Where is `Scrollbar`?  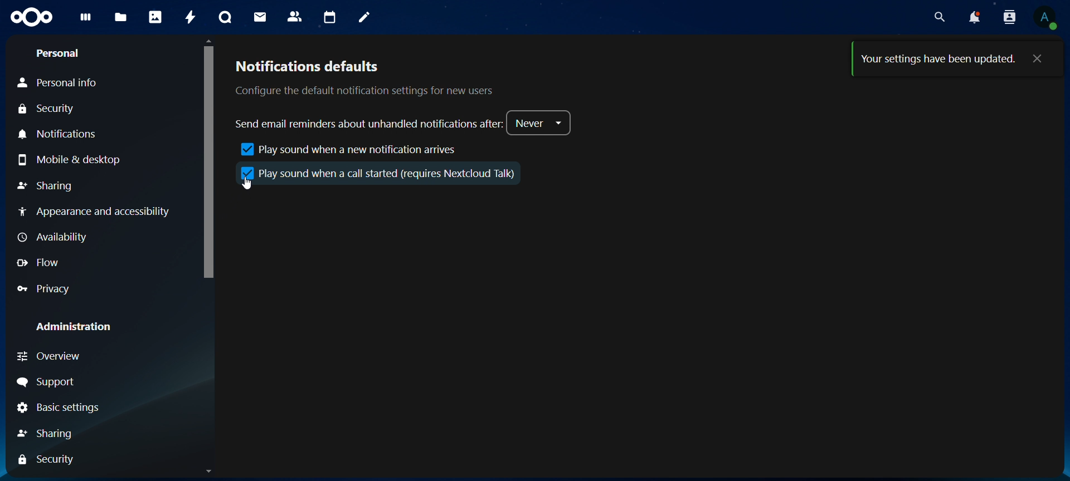
Scrollbar is located at coordinates (203, 257).